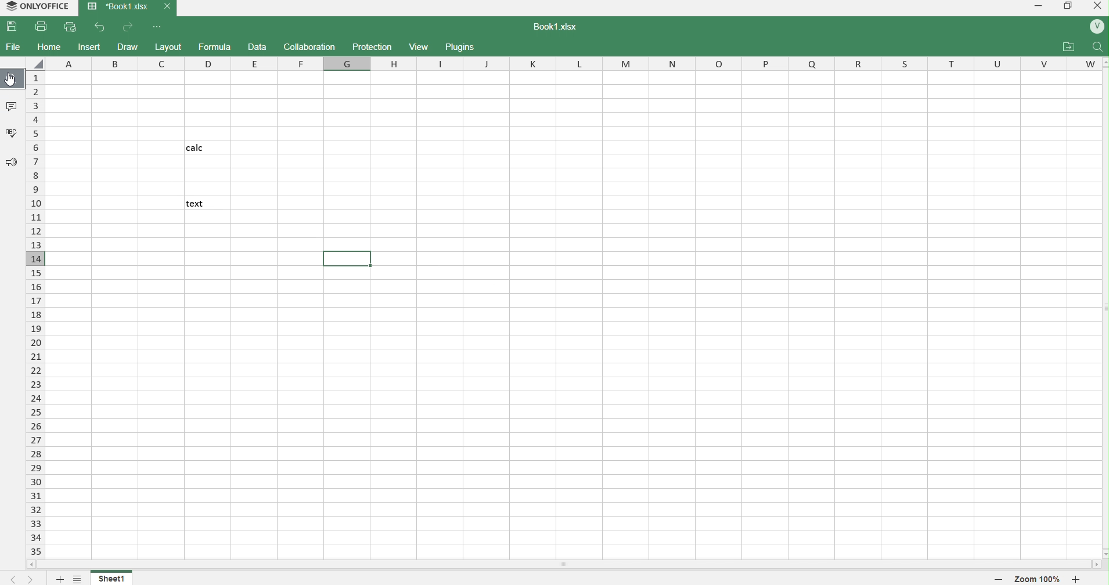 This screenshot has width=1109, height=585. I want to click on profile, so click(1094, 27).